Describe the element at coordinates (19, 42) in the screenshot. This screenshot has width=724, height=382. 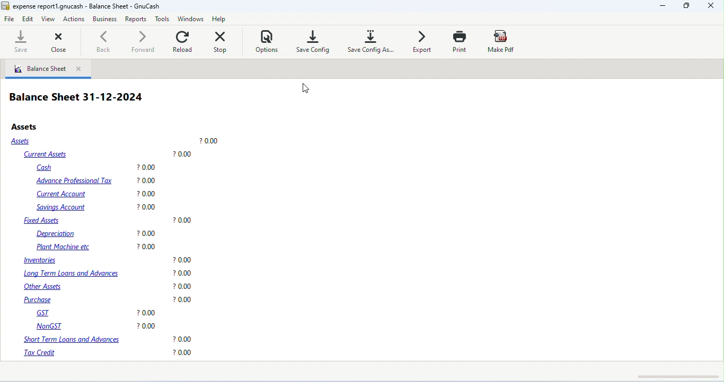
I see `save` at that location.